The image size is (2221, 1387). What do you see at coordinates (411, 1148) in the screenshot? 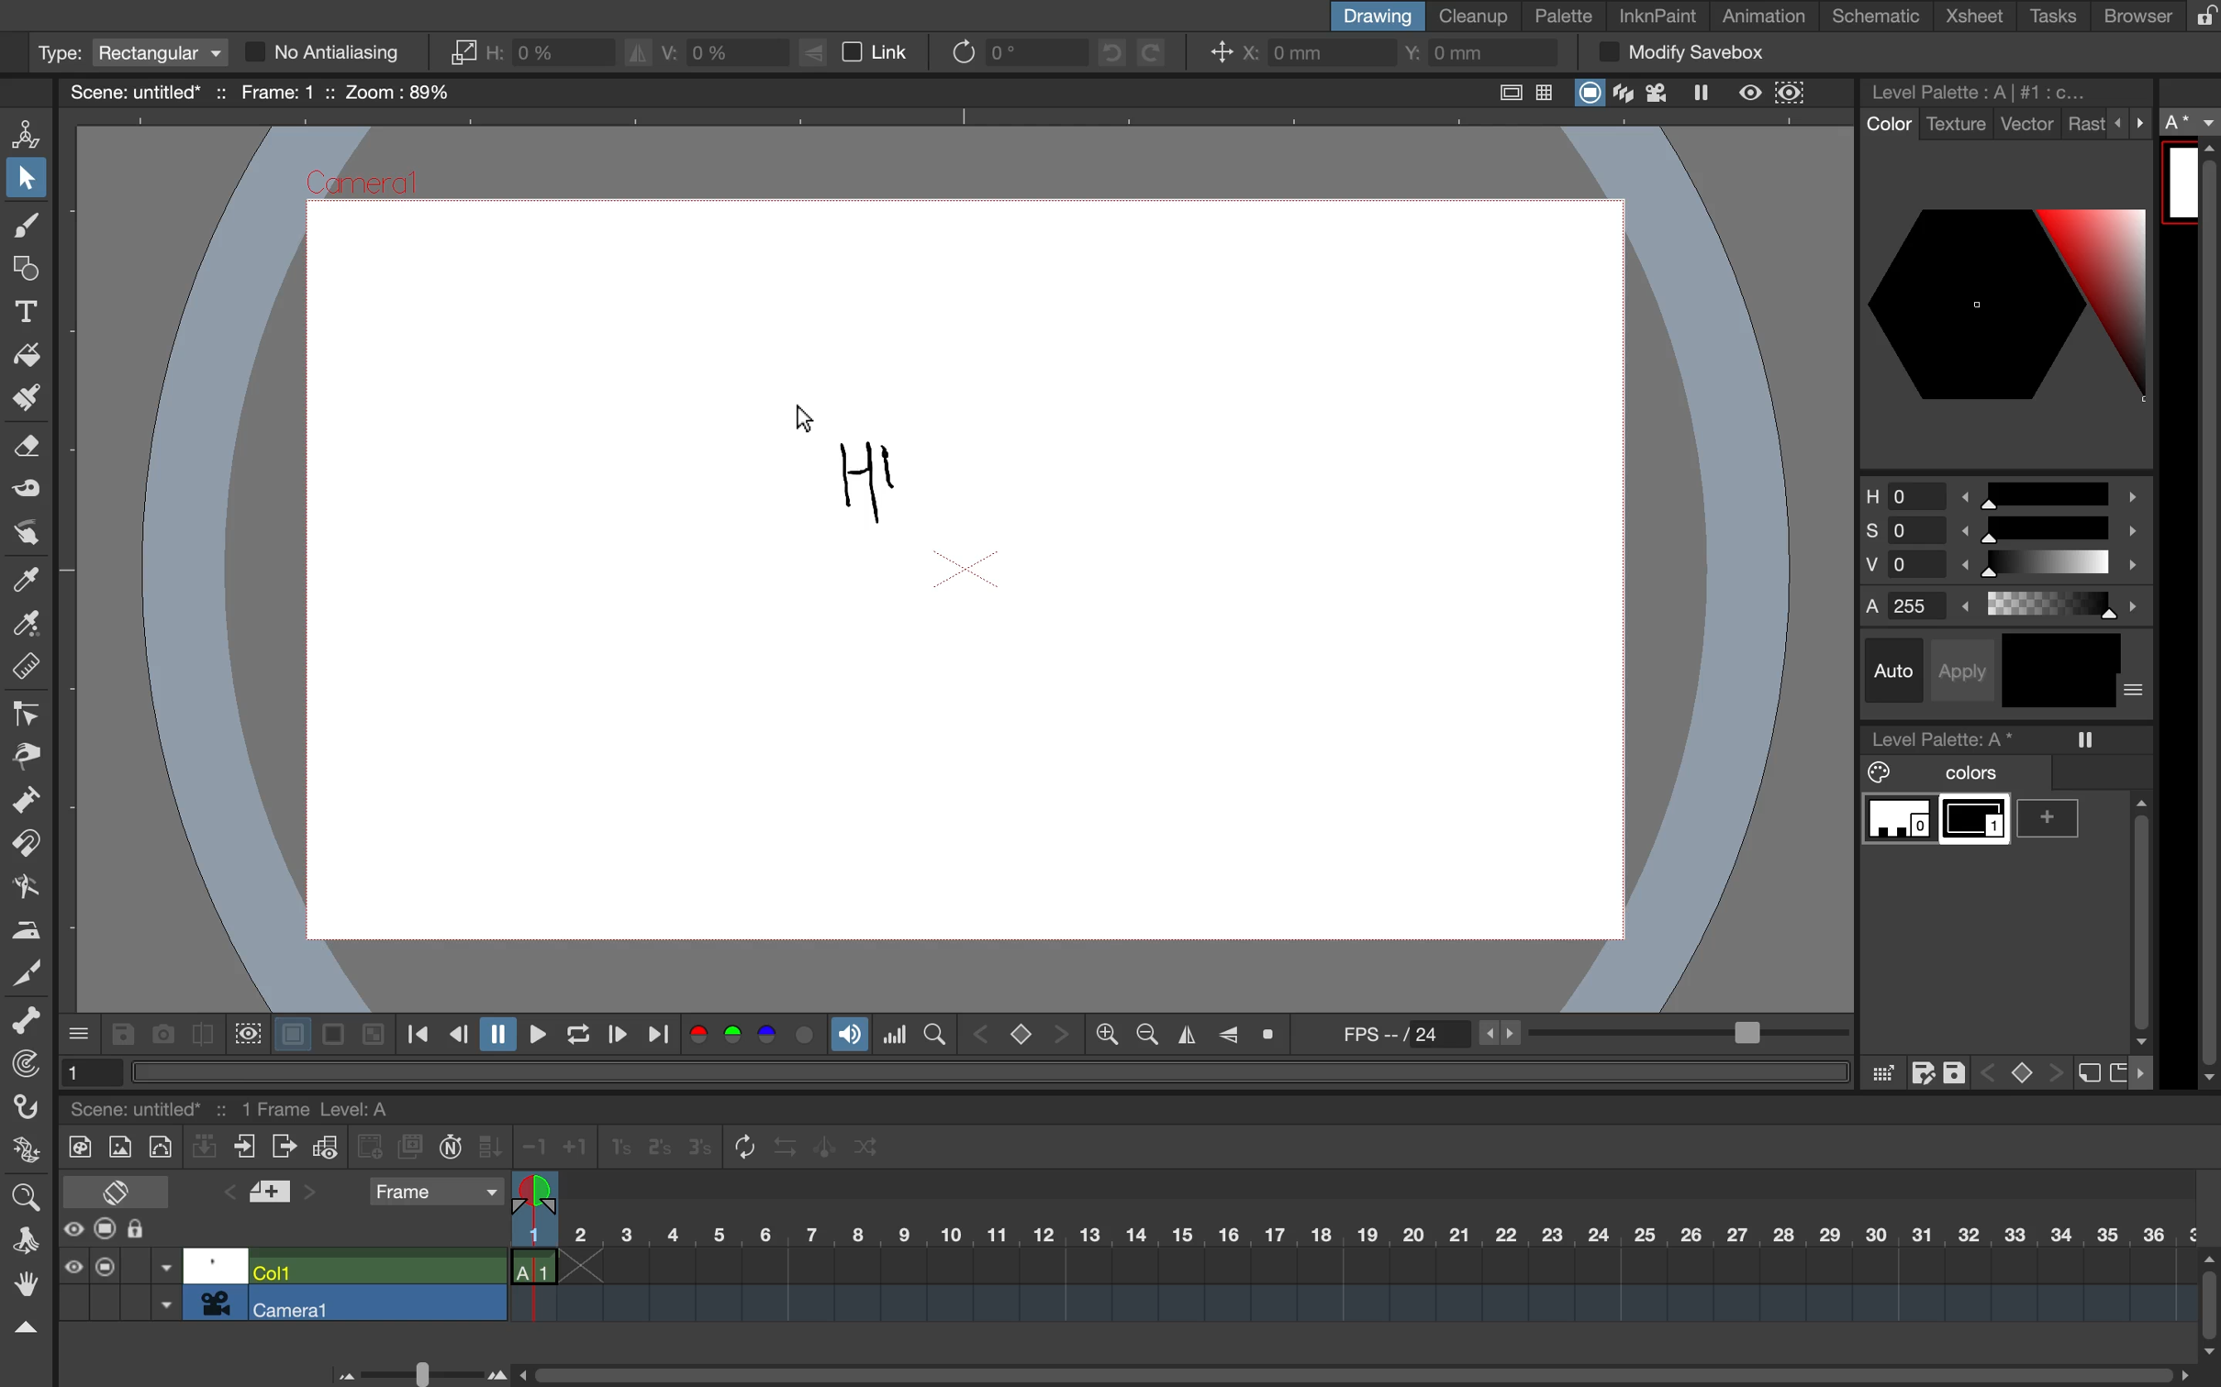
I see `duplicate drawing` at bounding box center [411, 1148].